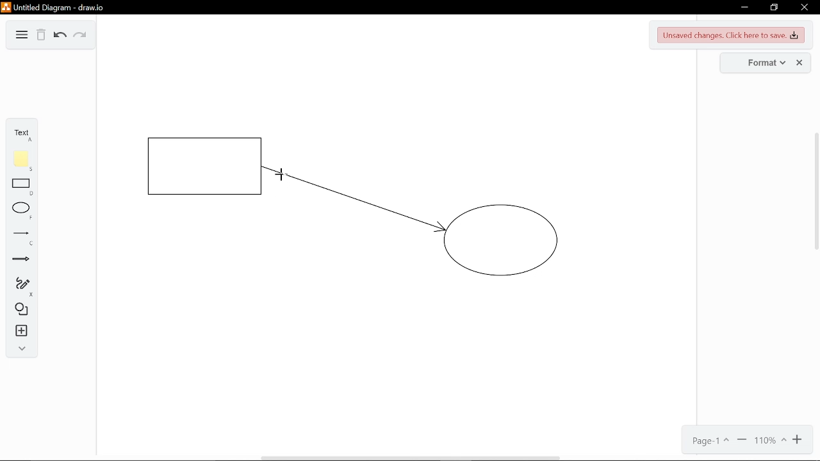  What do you see at coordinates (19, 332) in the screenshot?
I see `Instert` at bounding box center [19, 332].